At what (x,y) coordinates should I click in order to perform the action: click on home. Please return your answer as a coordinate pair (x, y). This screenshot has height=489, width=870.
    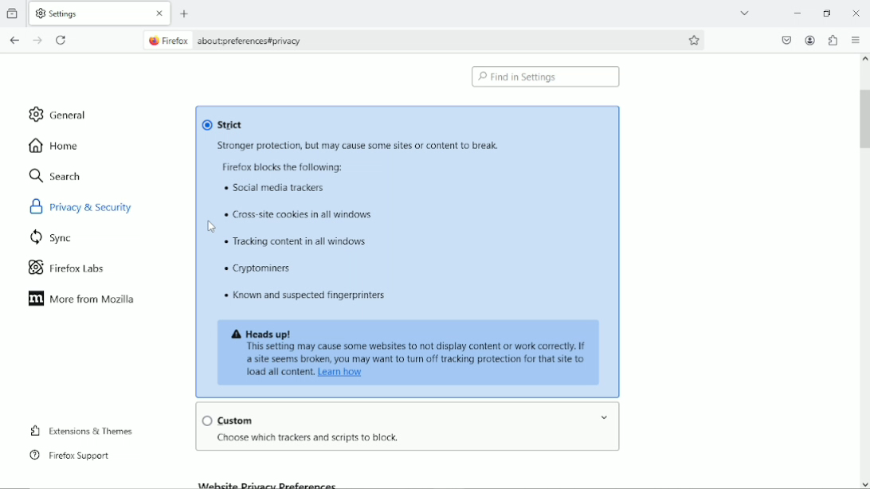
    Looking at the image, I should click on (53, 146).